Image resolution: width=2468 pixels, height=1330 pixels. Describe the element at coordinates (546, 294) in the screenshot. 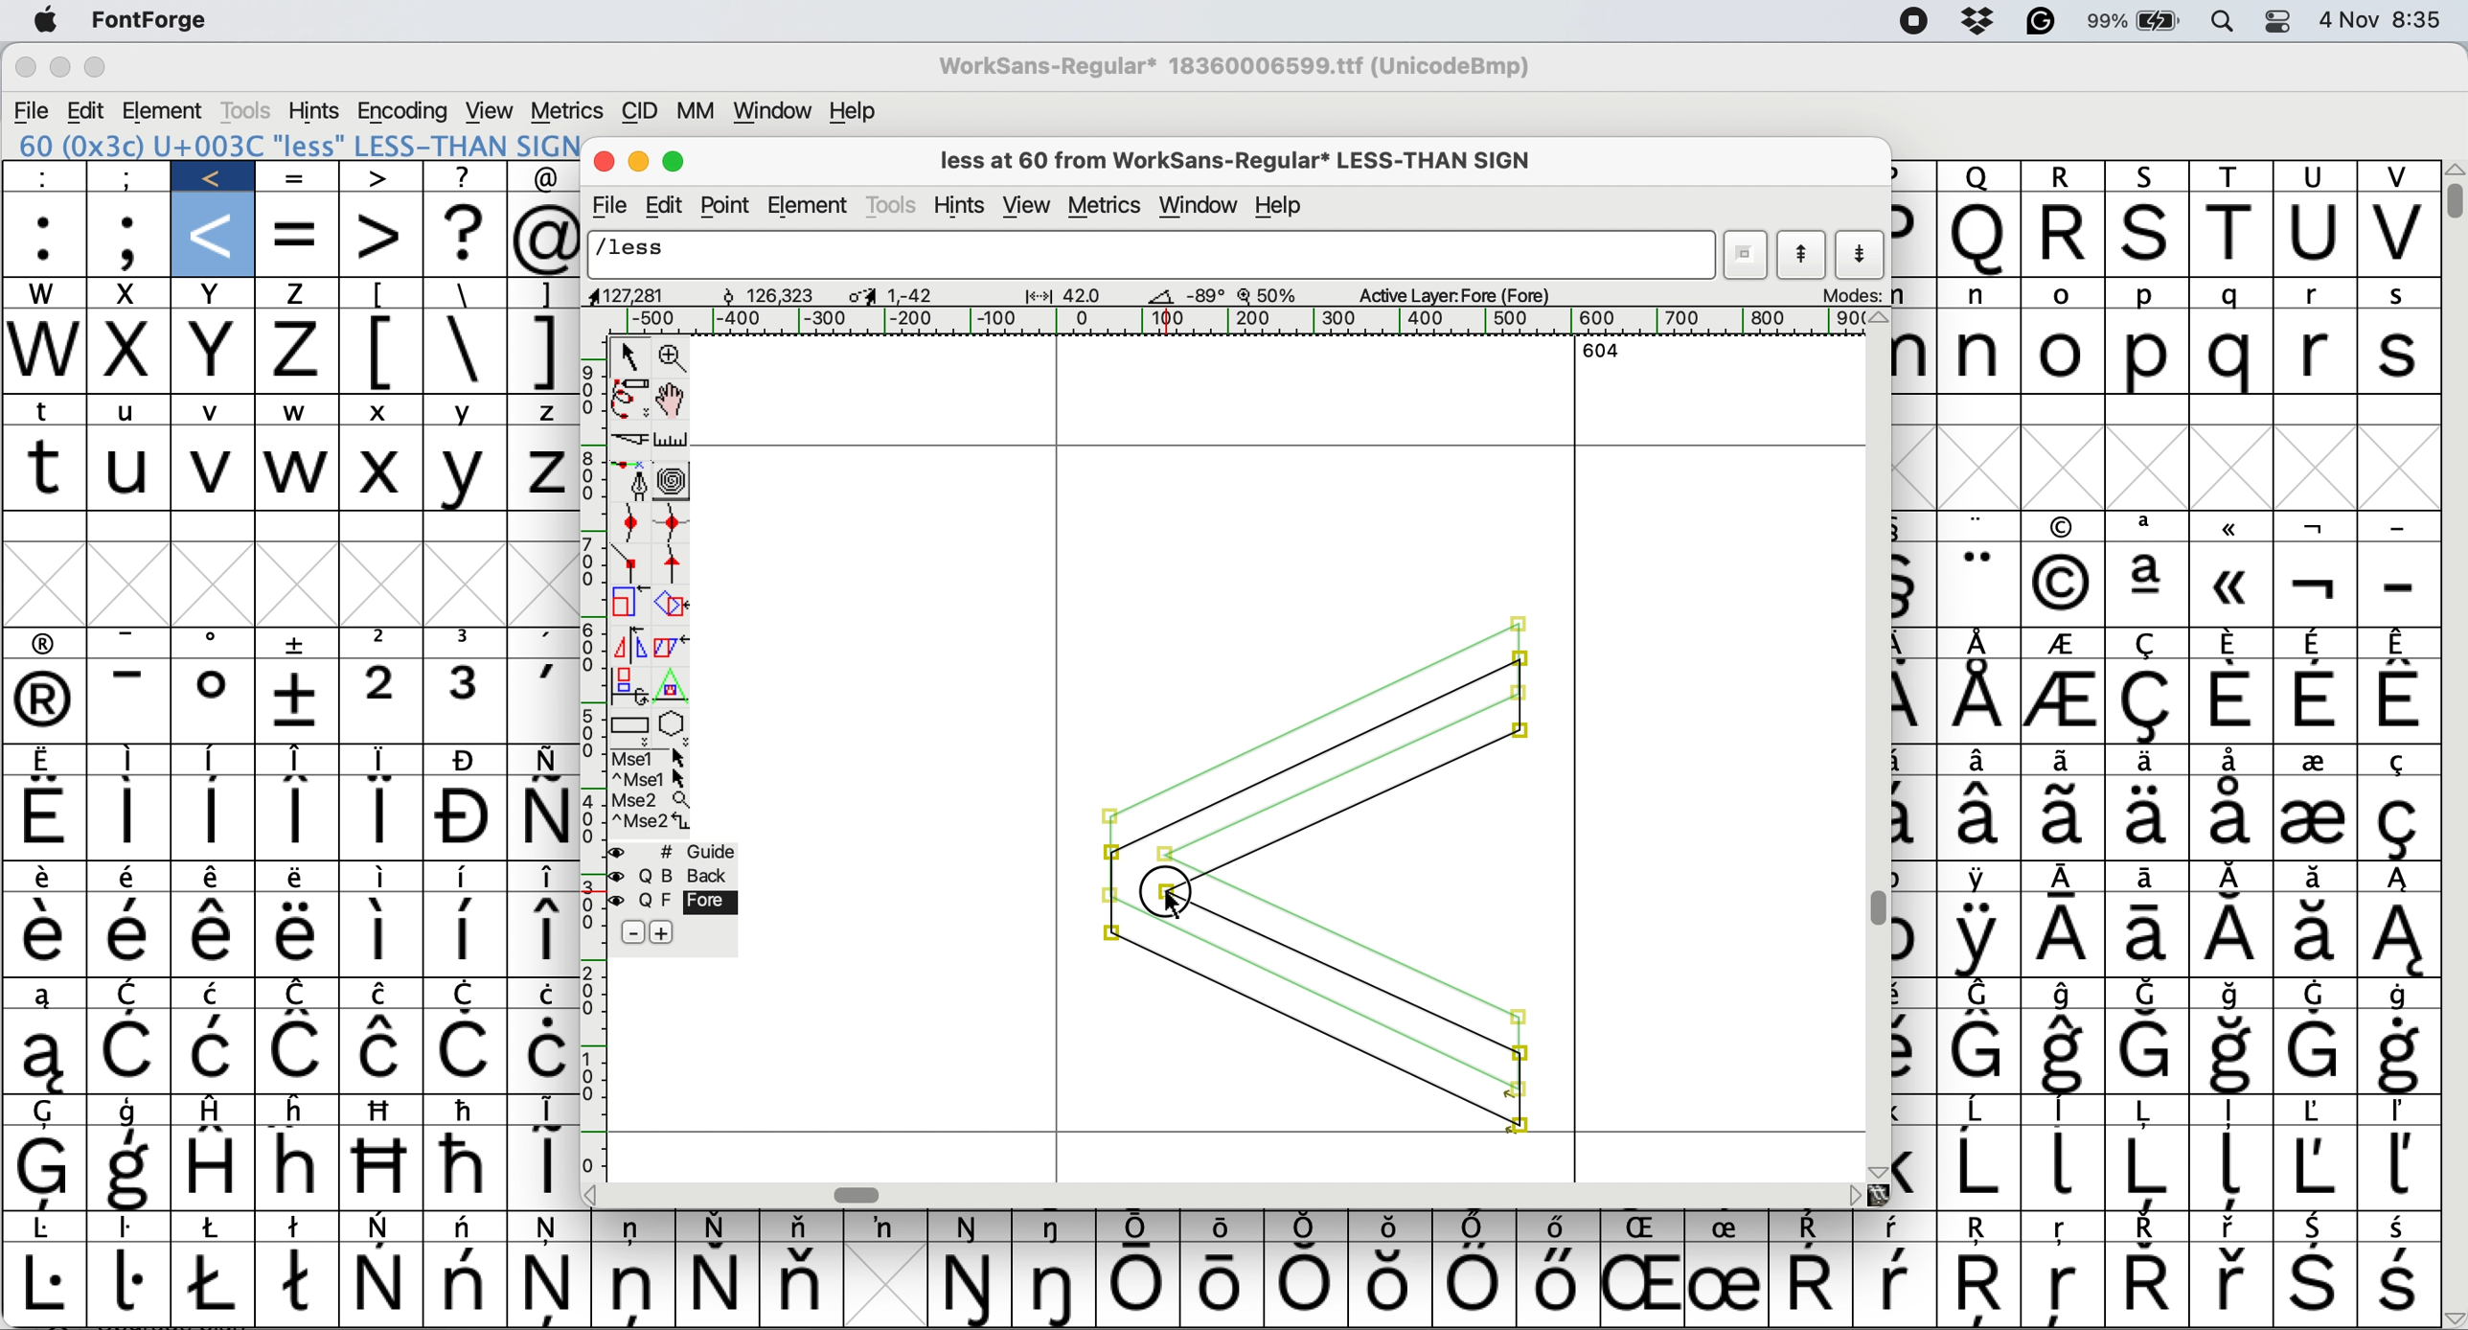

I see `]` at that location.